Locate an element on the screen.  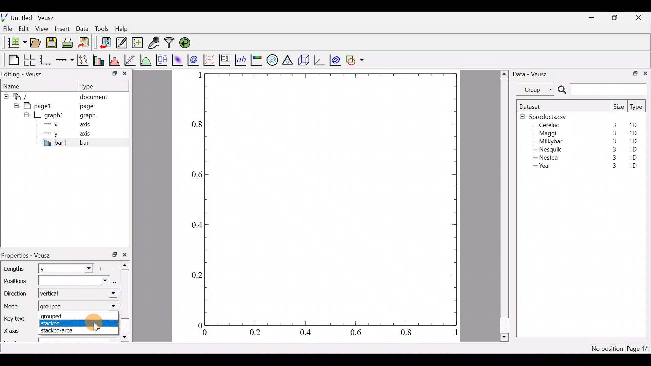
axis is located at coordinates (87, 125).